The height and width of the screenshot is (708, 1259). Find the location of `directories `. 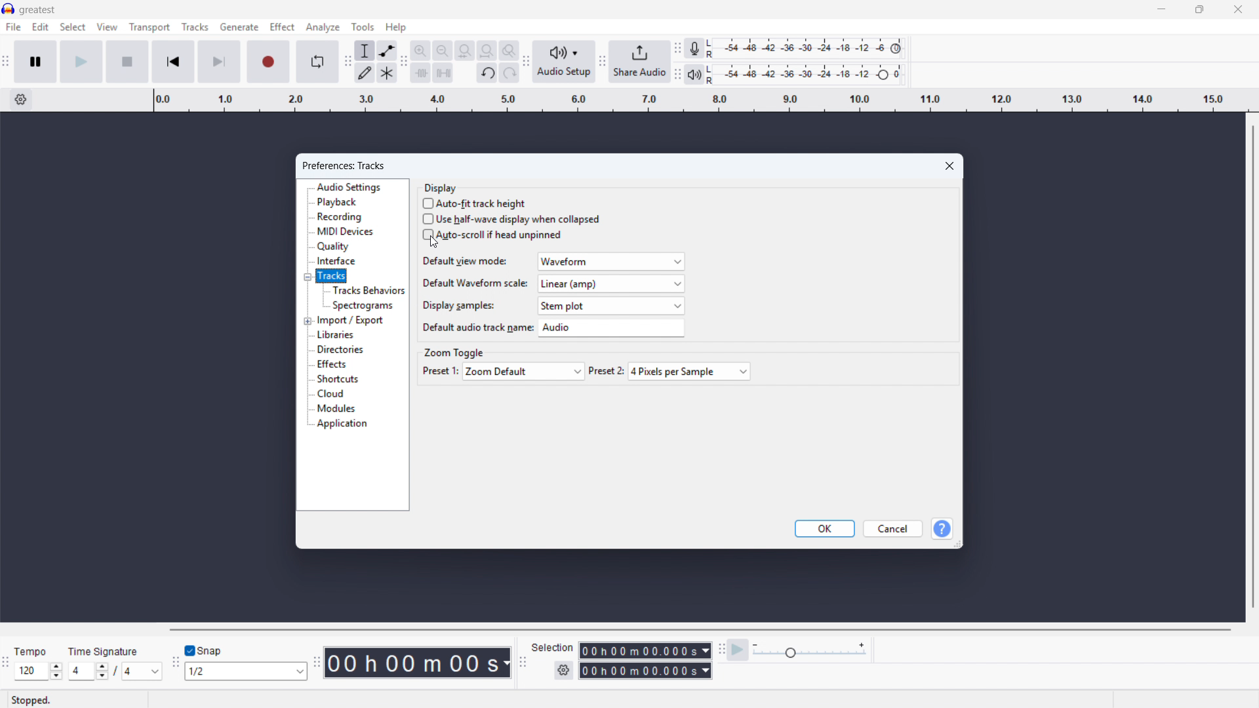

directories  is located at coordinates (340, 350).